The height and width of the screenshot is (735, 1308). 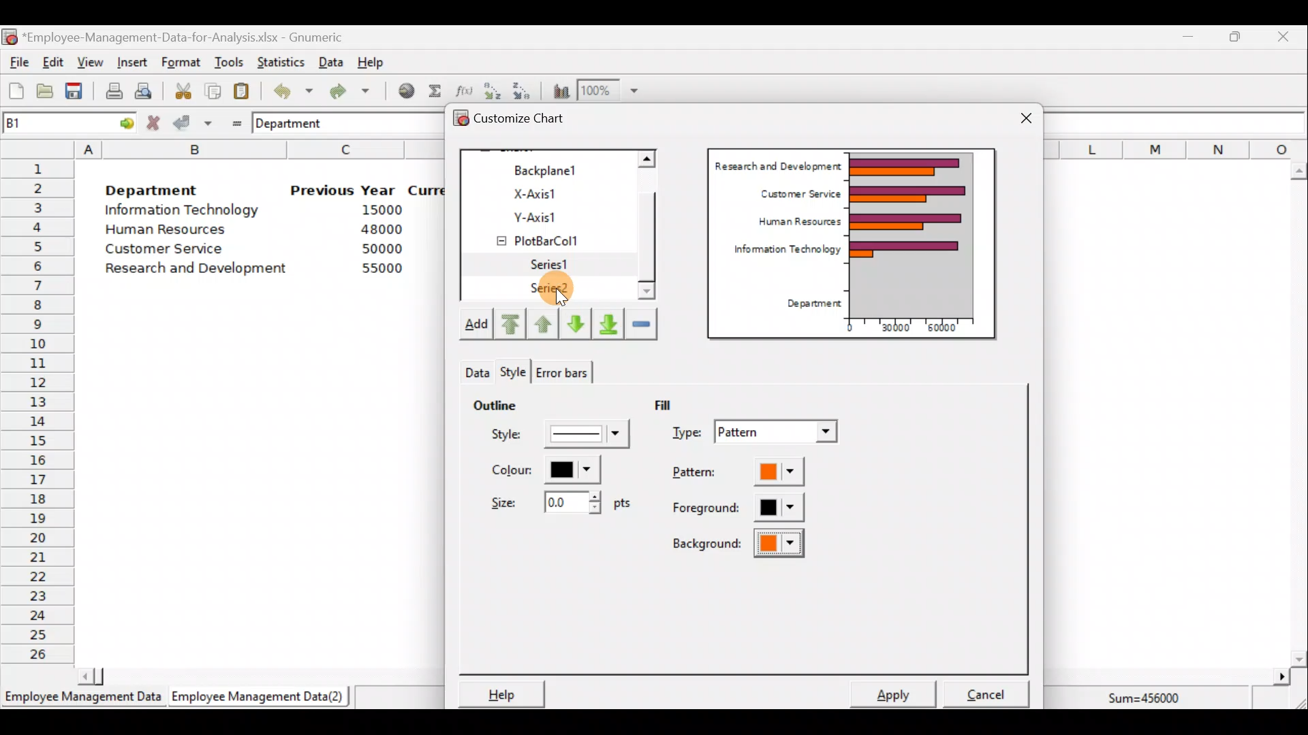 I want to click on Style, so click(x=475, y=369).